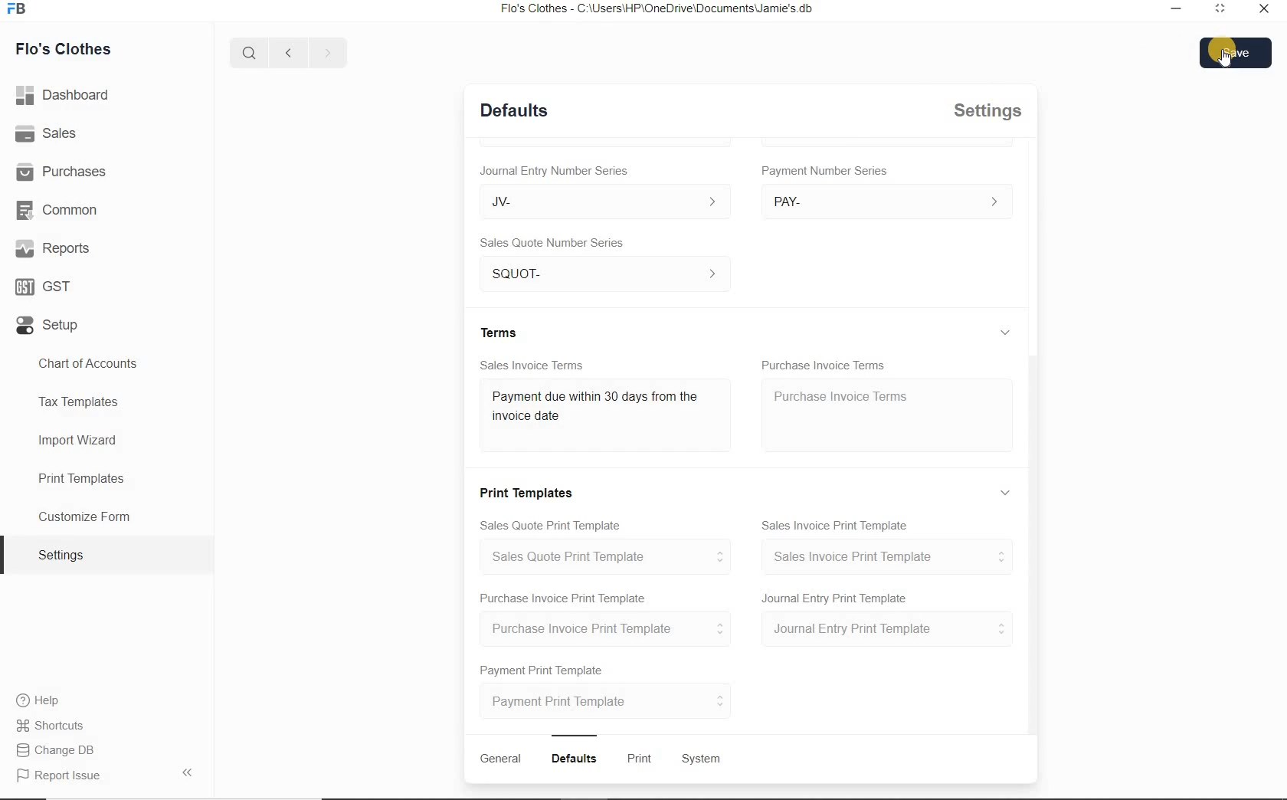 The image size is (1287, 800). I want to click on Help, so click(38, 700).